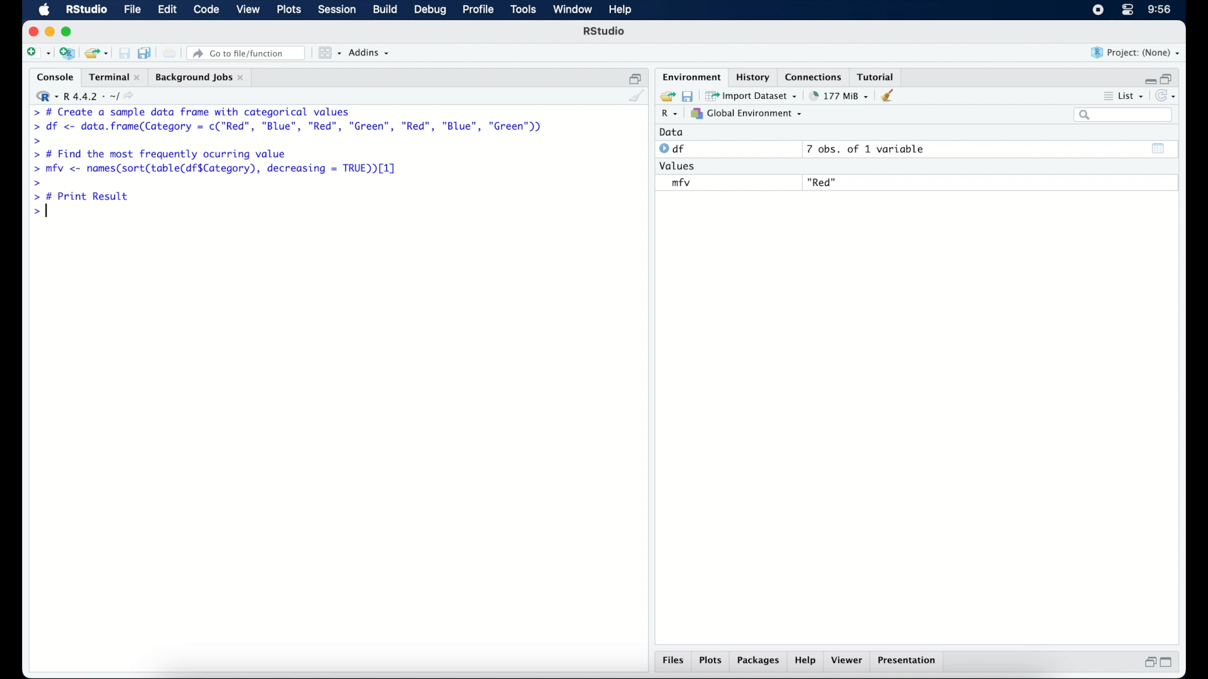 This screenshot has height=679, width=1208. I want to click on build, so click(386, 10).